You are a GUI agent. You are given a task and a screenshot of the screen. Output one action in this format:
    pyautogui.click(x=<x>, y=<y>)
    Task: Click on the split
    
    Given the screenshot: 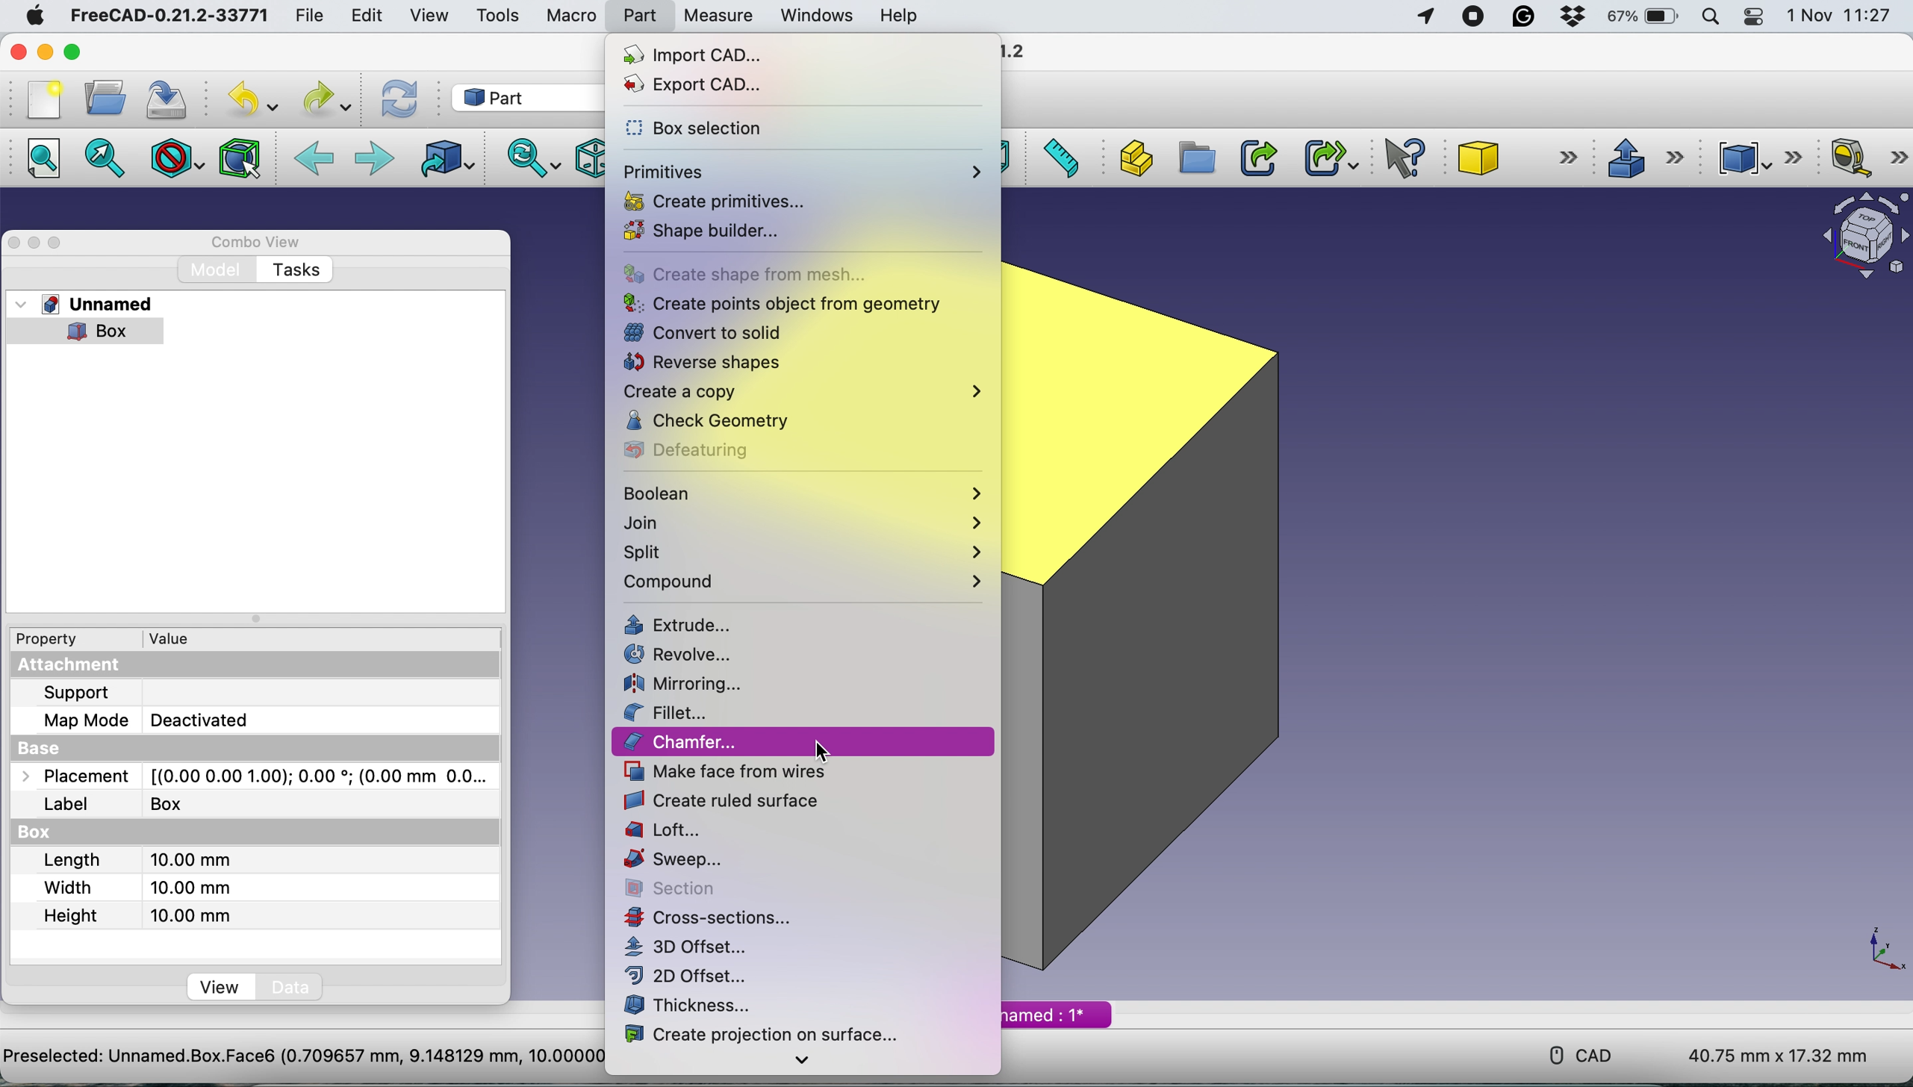 What is the action you would take?
    pyautogui.click(x=804, y=554)
    